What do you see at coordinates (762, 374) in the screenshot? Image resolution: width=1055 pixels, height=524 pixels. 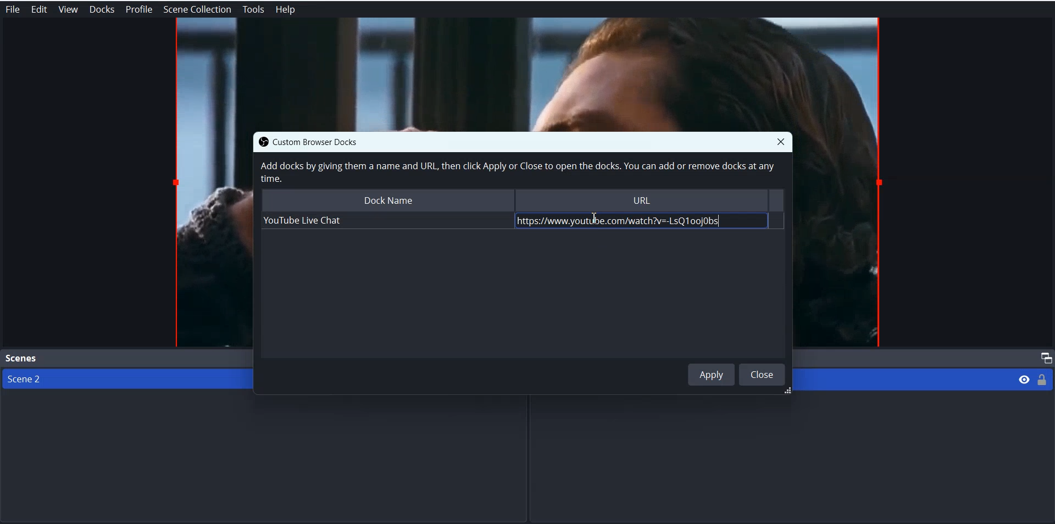 I see `Close` at bounding box center [762, 374].